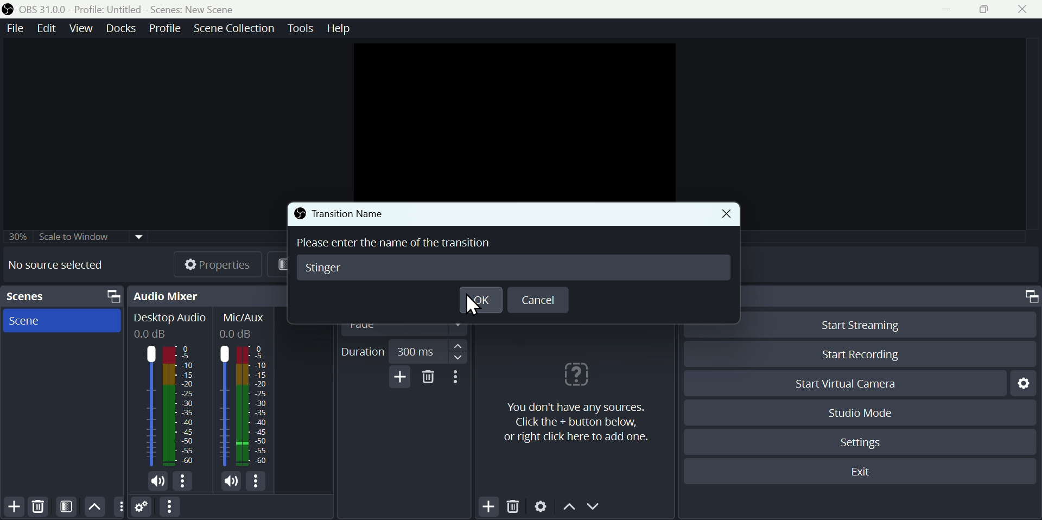 The height and width of the screenshot is (520, 1042). What do you see at coordinates (63, 265) in the screenshot?
I see `No source selected` at bounding box center [63, 265].